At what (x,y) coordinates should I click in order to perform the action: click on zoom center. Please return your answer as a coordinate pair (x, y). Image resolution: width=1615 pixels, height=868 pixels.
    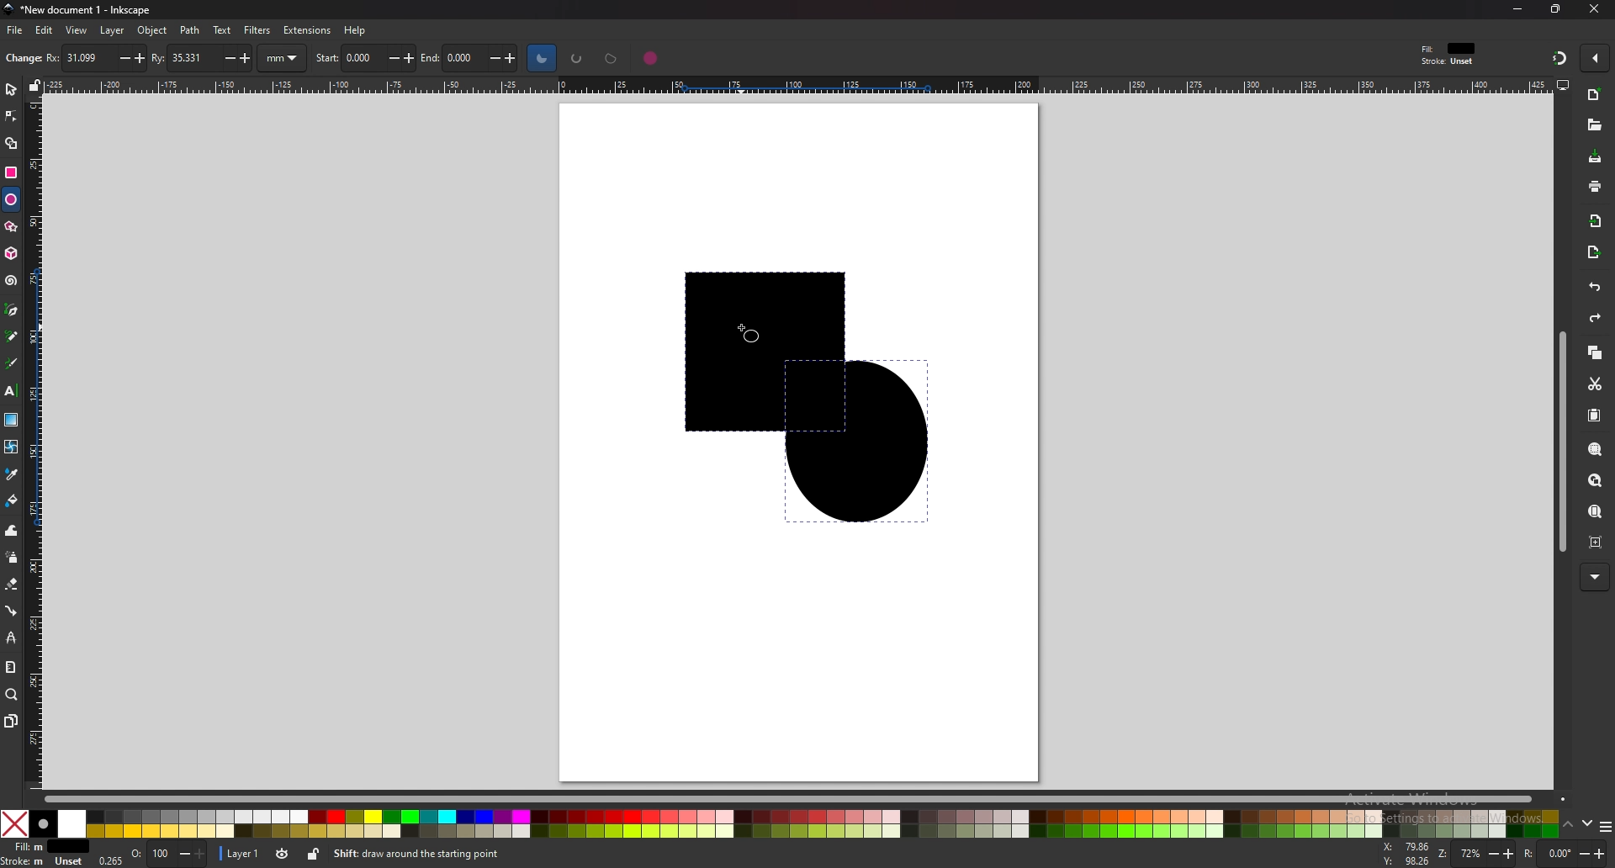
    Looking at the image, I should click on (1595, 542).